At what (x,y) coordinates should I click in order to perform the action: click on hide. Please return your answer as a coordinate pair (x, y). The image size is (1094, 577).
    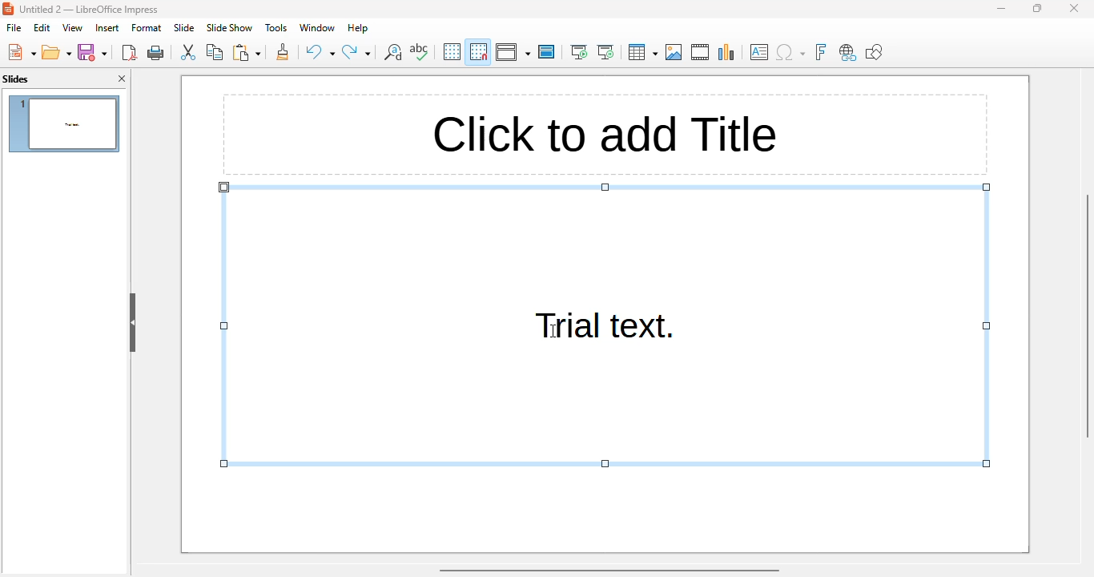
    Looking at the image, I should click on (132, 323).